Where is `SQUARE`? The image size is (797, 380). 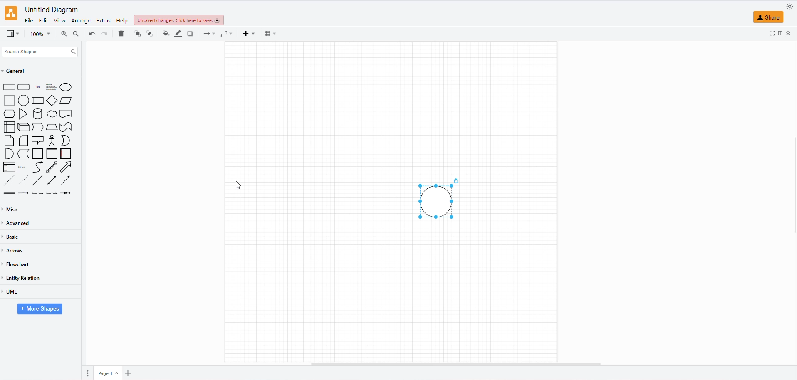
SQUARE is located at coordinates (7, 100).